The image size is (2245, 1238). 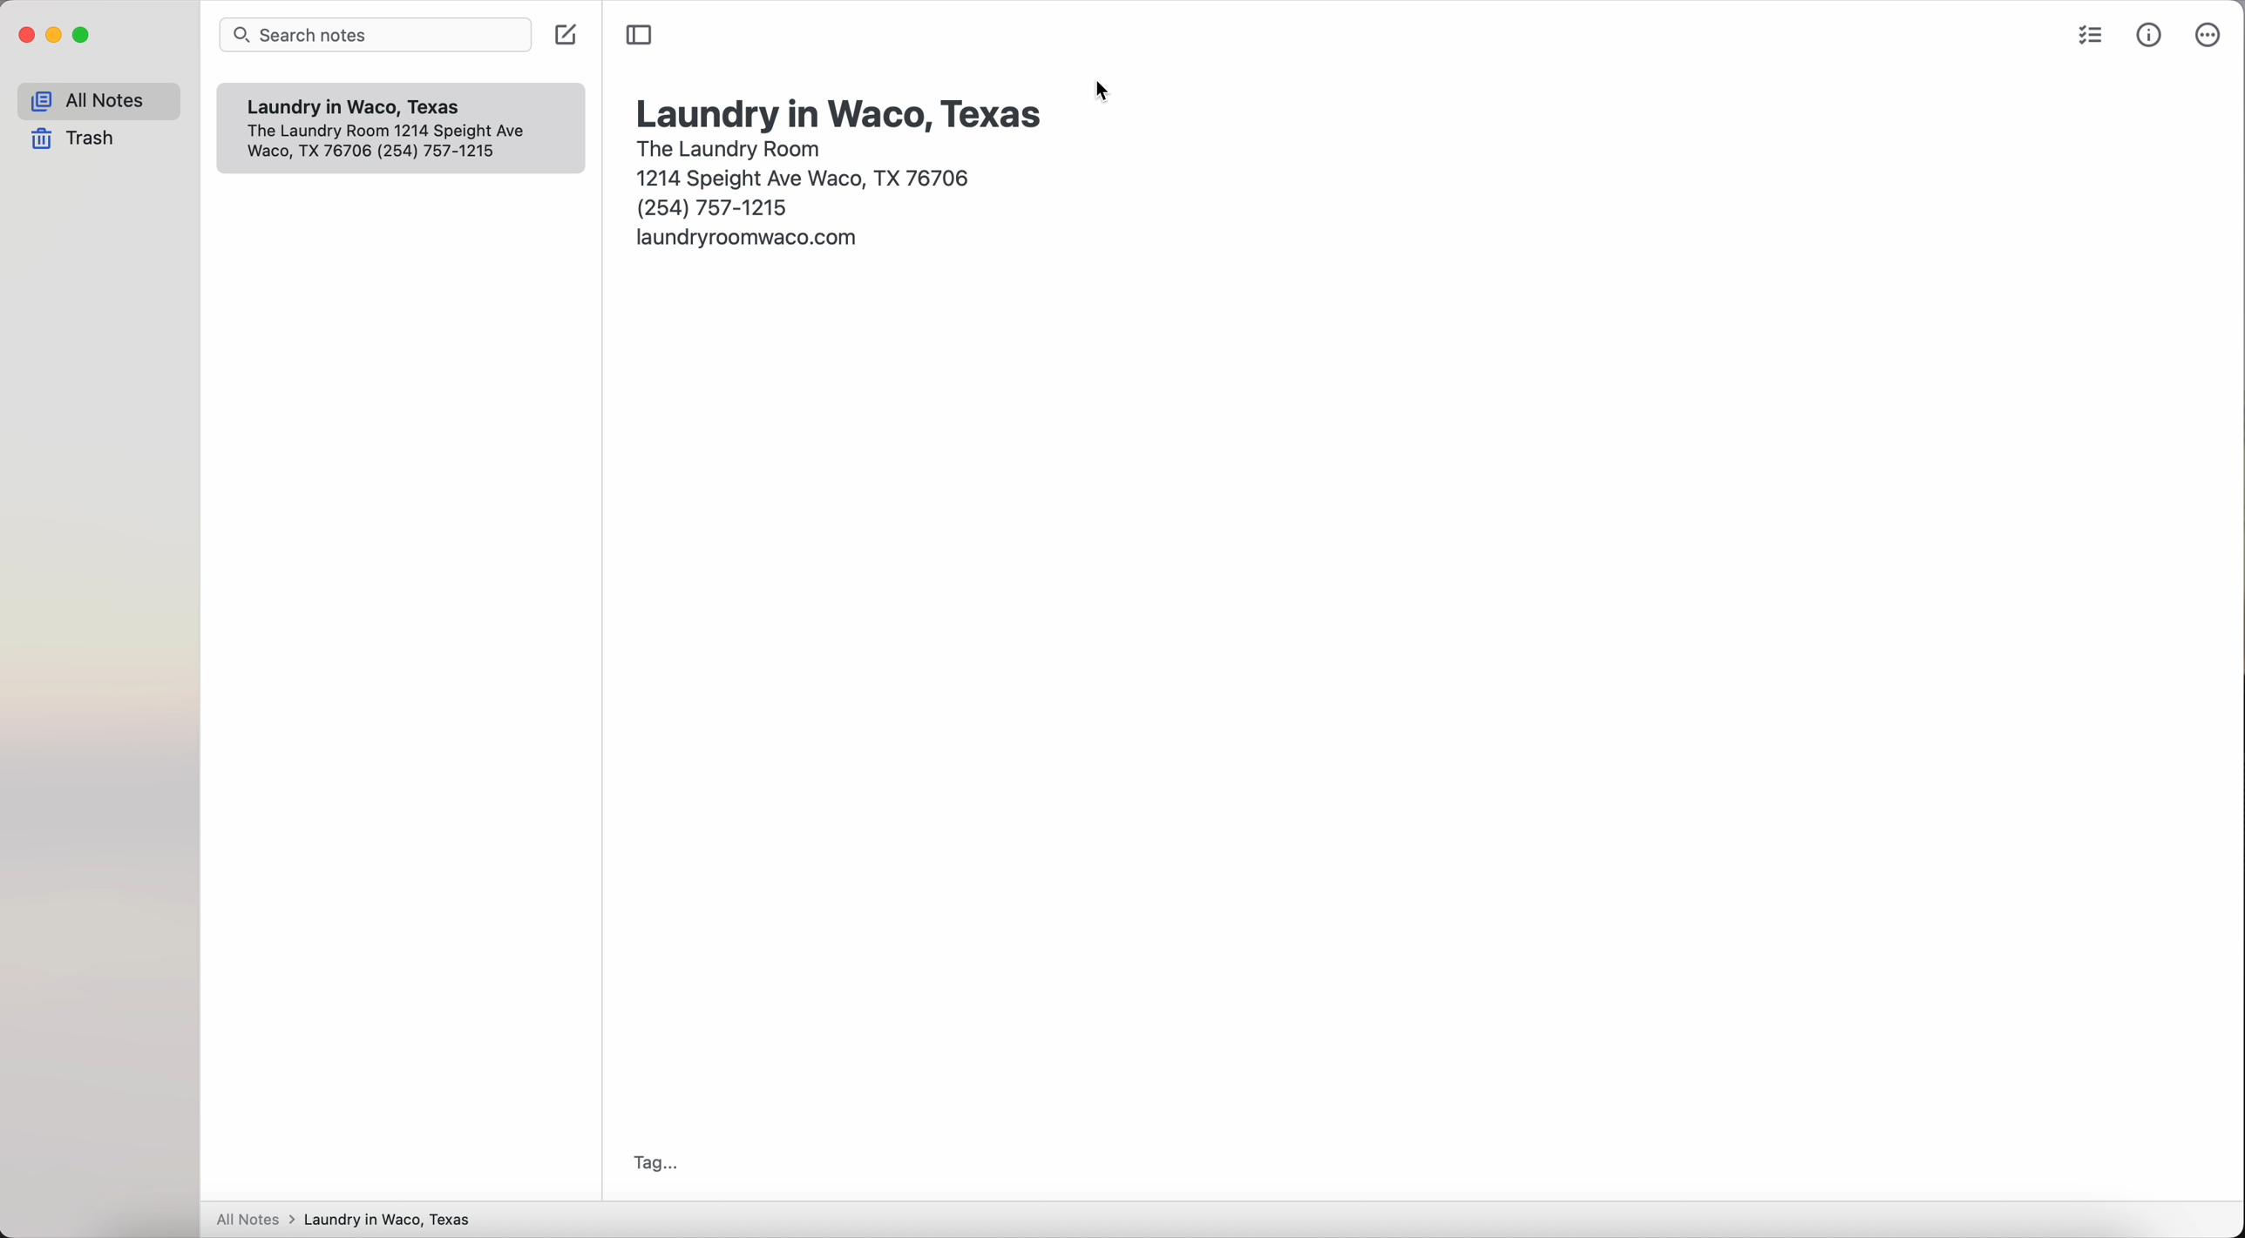 I want to click on All notes > Laundry in Waco, Texas, so click(x=351, y=1221).